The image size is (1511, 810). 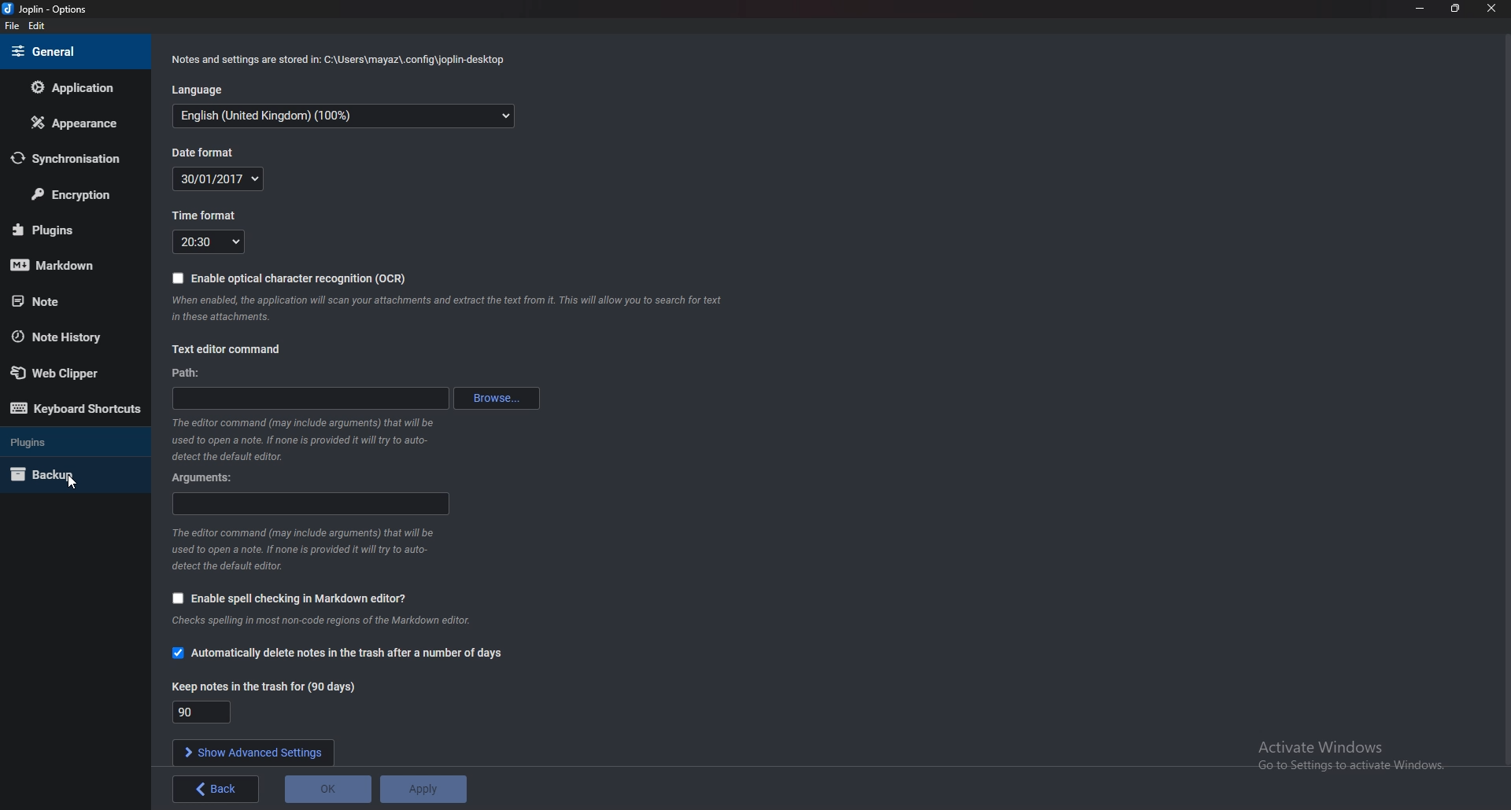 What do you see at coordinates (329, 790) in the screenshot?
I see `o K` at bounding box center [329, 790].